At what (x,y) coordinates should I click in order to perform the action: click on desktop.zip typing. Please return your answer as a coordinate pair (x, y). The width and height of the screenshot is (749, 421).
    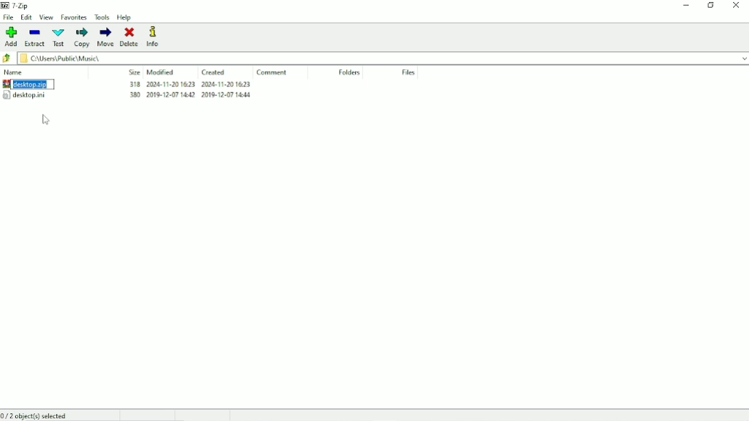
    Looking at the image, I should click on (27, 84).